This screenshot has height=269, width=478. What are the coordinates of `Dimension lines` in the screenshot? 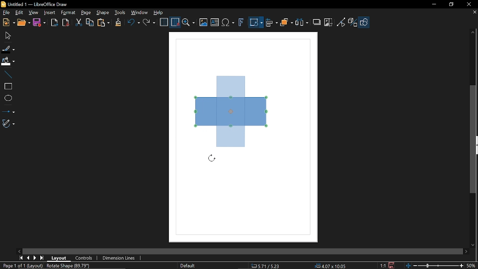 It's located at (120, 259).